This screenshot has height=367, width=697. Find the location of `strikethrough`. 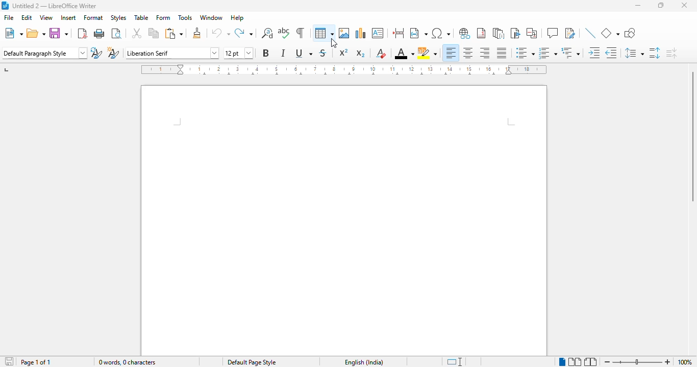

strikethrough is located at coordinates (323, 53).